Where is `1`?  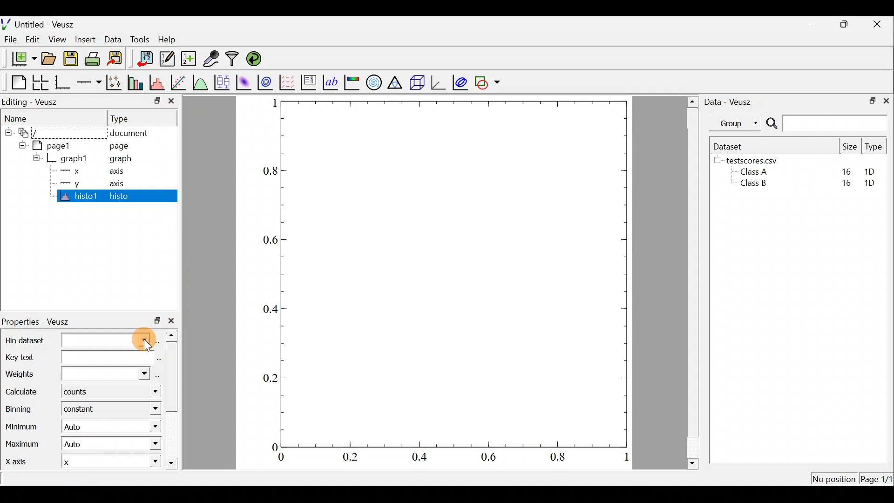 1 is located at coordinates (624, 458).